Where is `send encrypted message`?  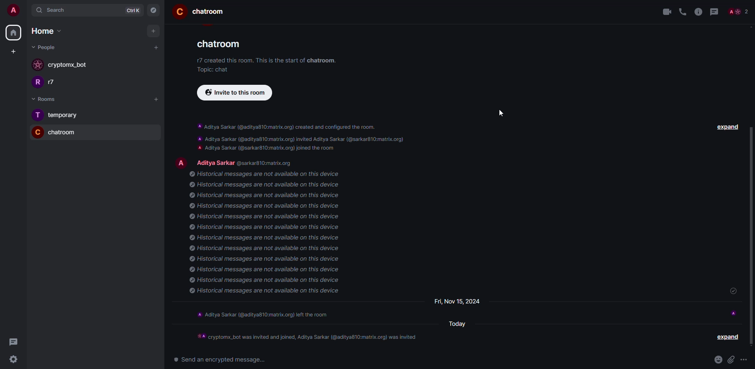
send encrypted message is located at coordinates (217, 359).